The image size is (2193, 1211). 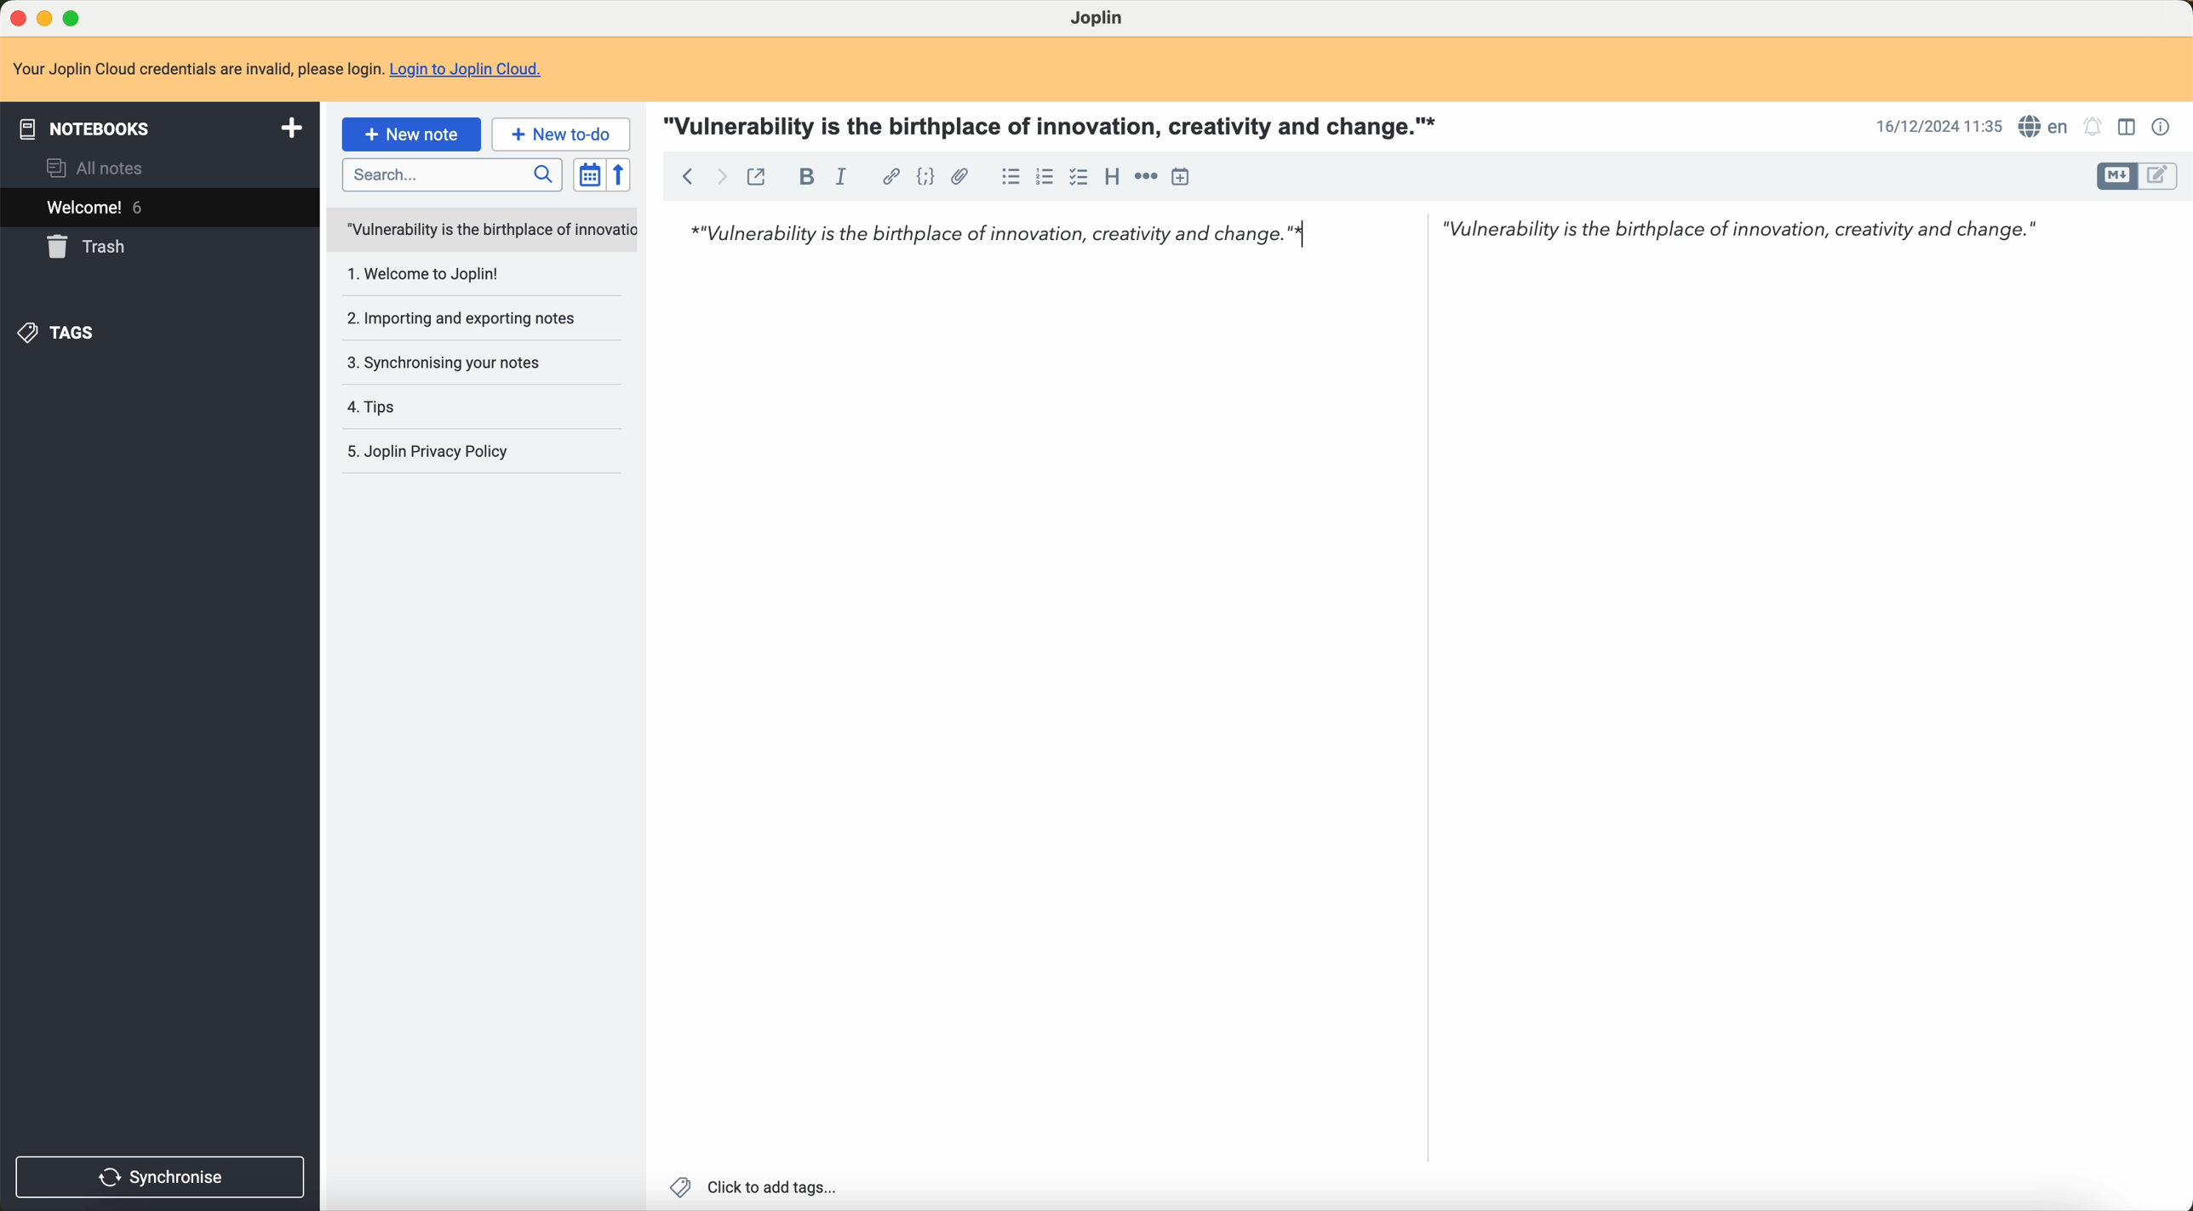 I want to click on hyperlink, so click(x=888, y=174).